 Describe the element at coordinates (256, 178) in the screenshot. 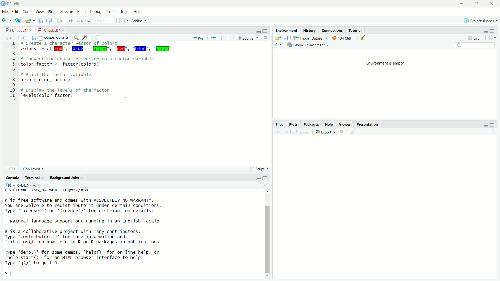

I see `minimize` at that location.